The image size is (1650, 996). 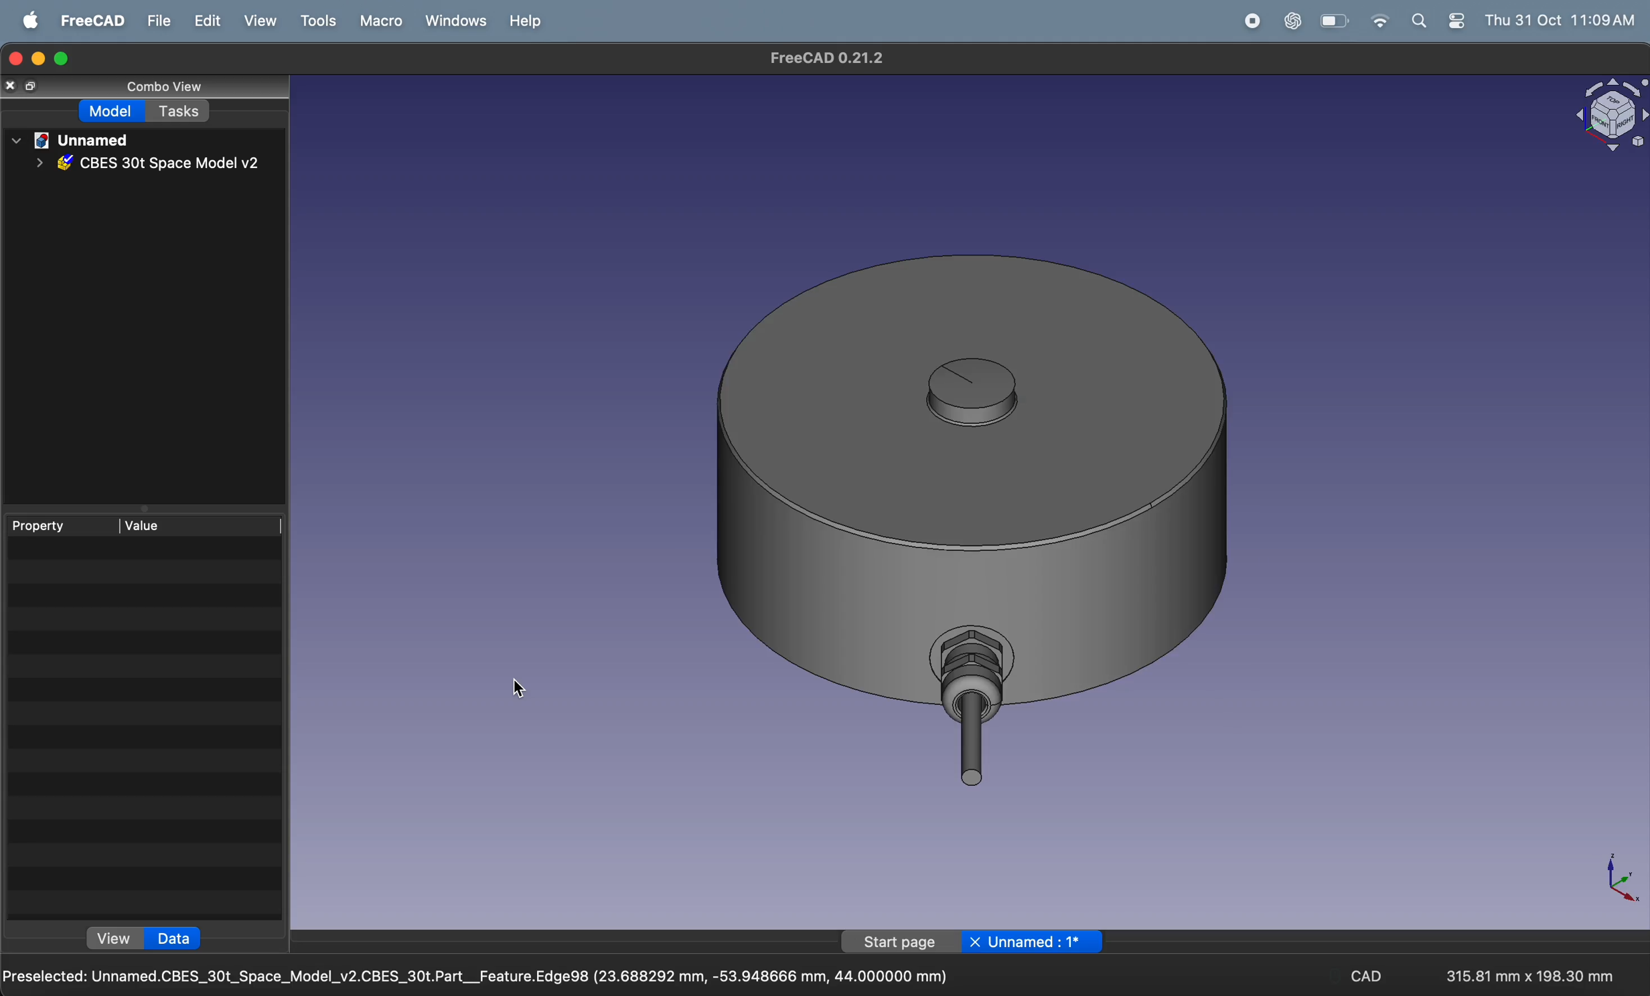 I want to click on help, so click(x=530, y=19).